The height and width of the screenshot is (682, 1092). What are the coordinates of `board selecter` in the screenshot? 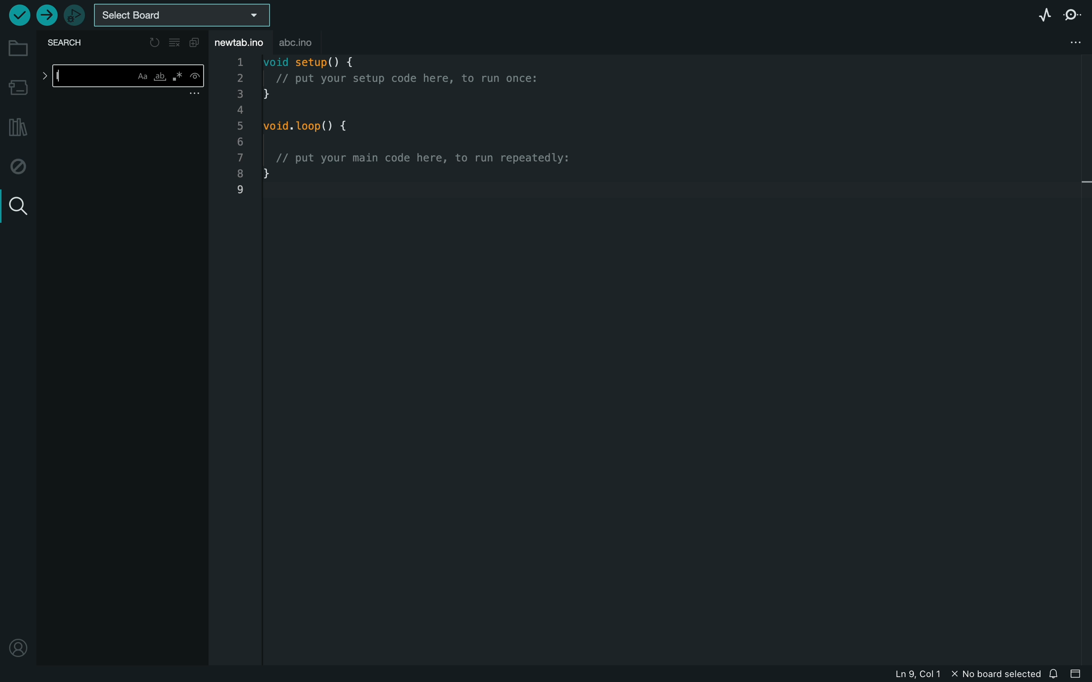 It's located at (186, 15).